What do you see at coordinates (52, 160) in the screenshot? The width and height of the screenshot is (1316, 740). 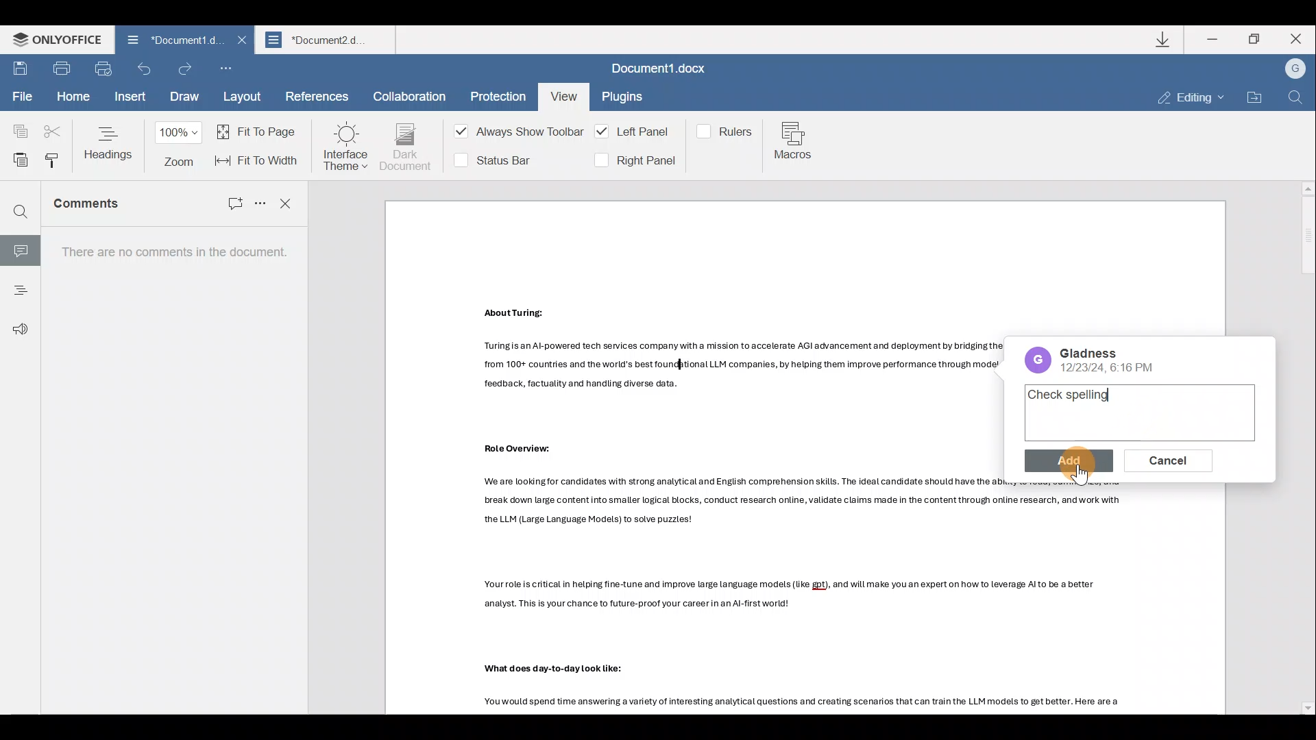 I see `Copy style` at bounding box center [52, 160].